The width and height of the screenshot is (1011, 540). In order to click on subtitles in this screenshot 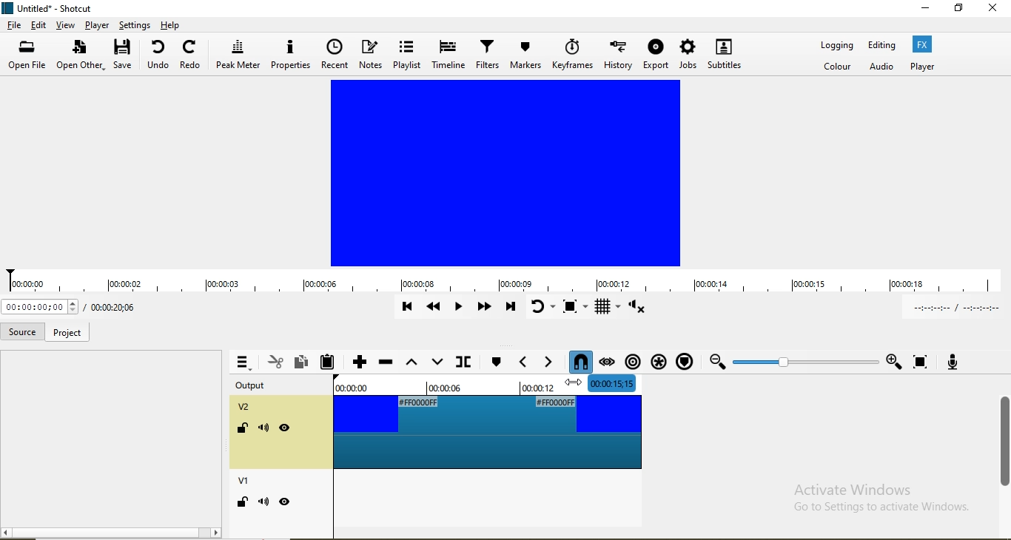, I will do `click(724, 53)`.